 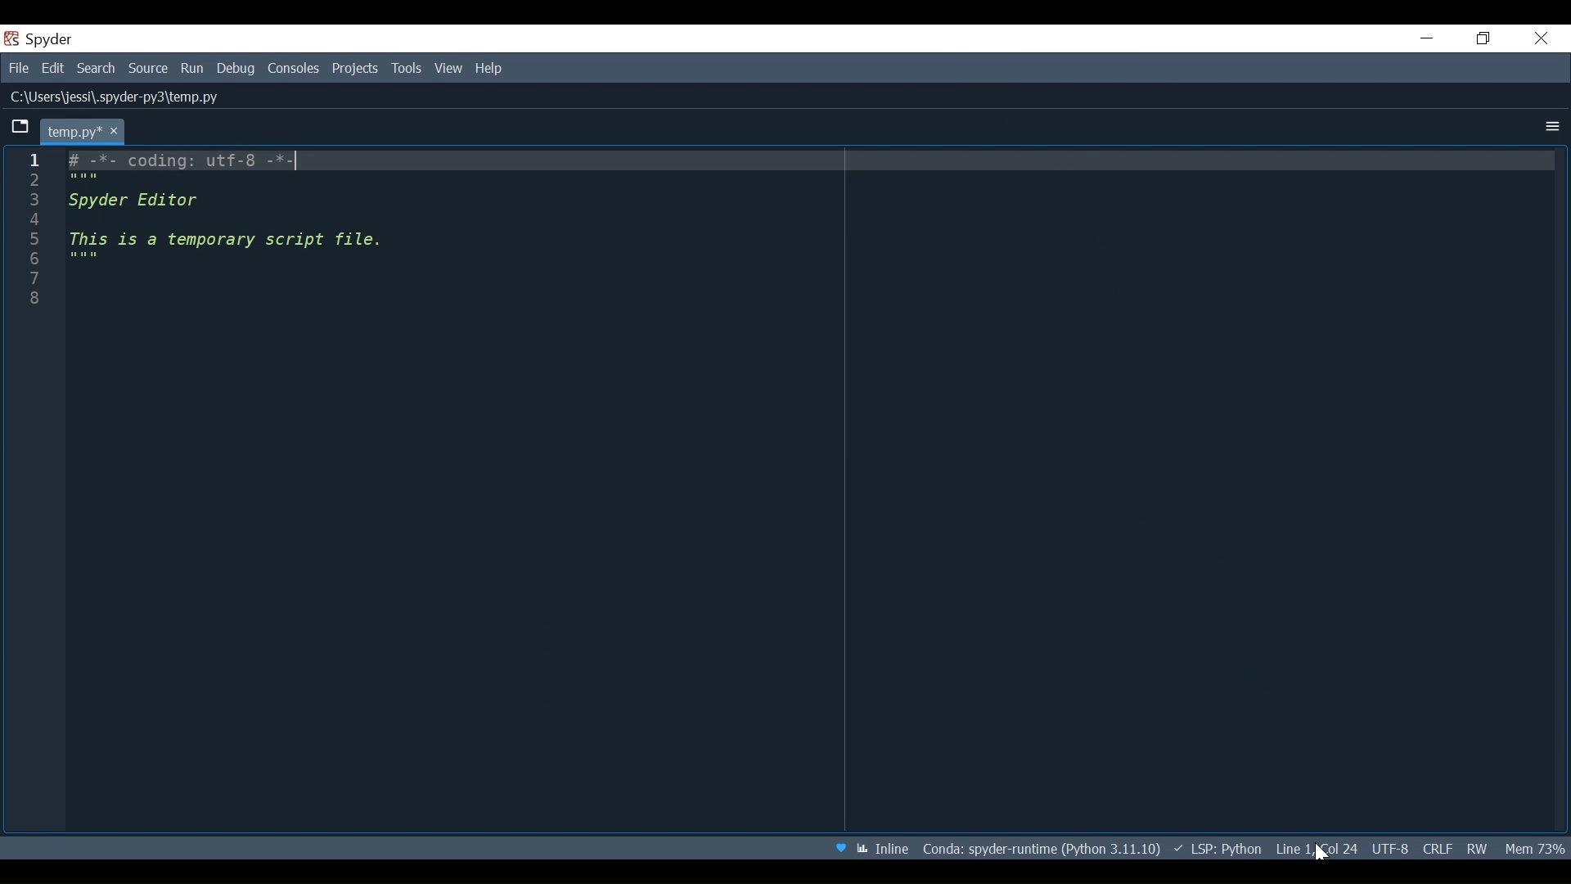 I want to click on Debug, so click(x=236, y=68).